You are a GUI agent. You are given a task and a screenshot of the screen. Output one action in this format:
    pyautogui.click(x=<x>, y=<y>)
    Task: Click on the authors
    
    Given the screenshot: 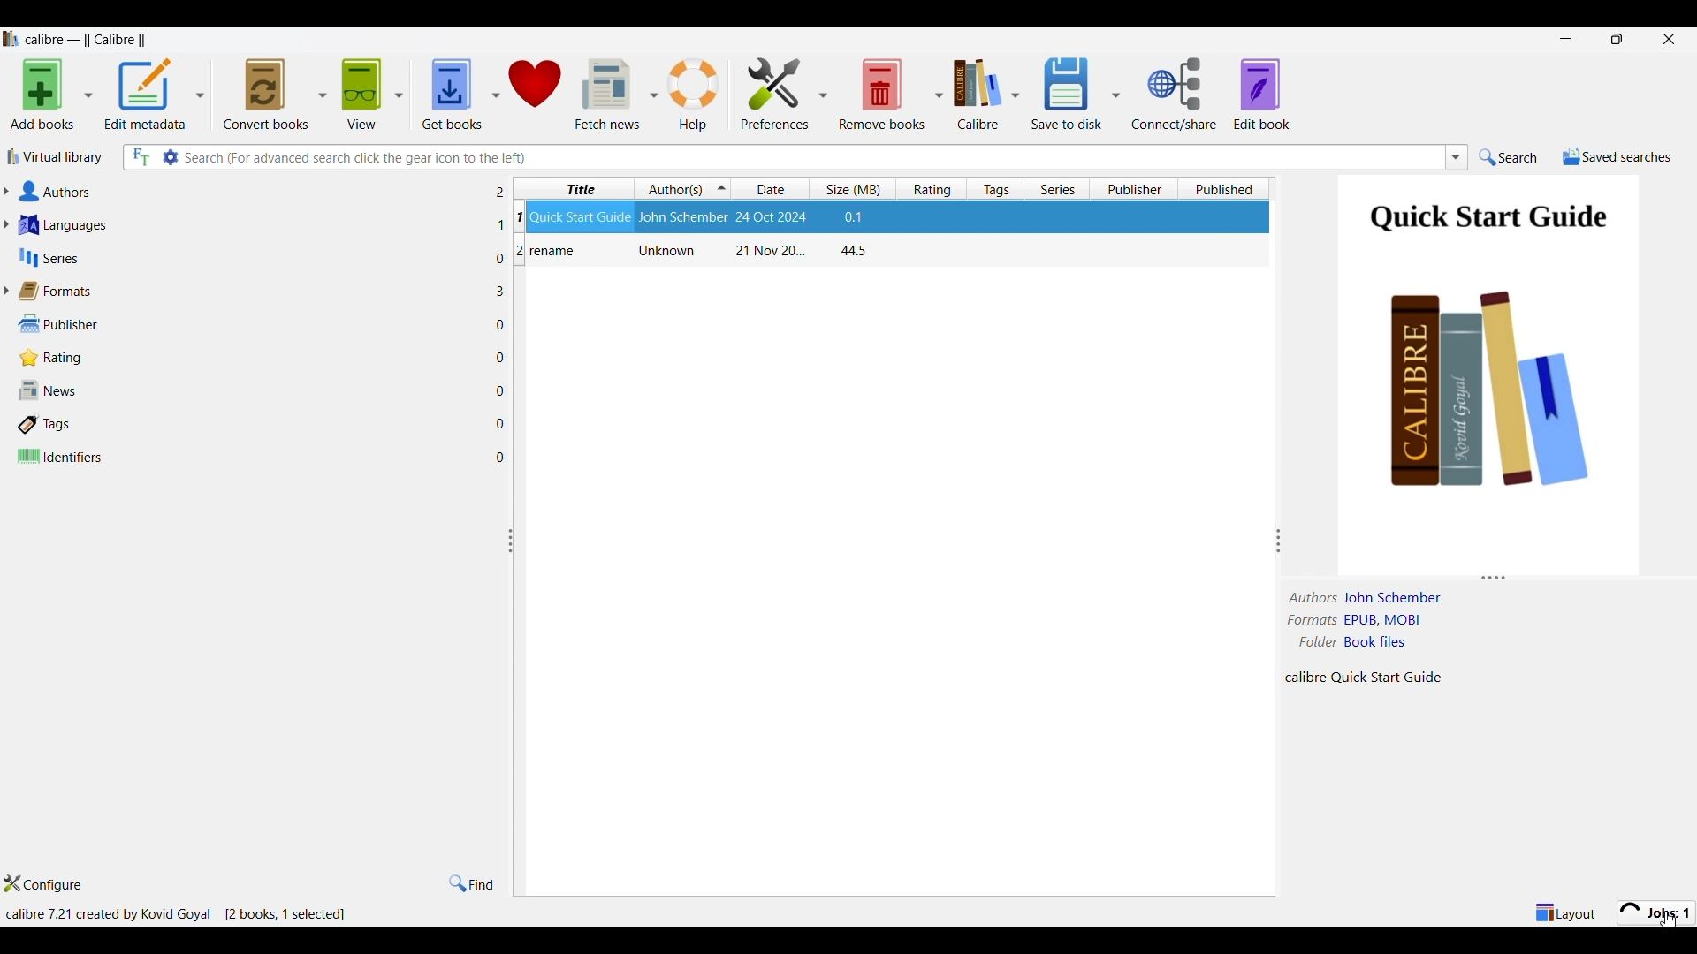 What is the action you would take?
    pyautogui.click(x=1313, y=597)
    